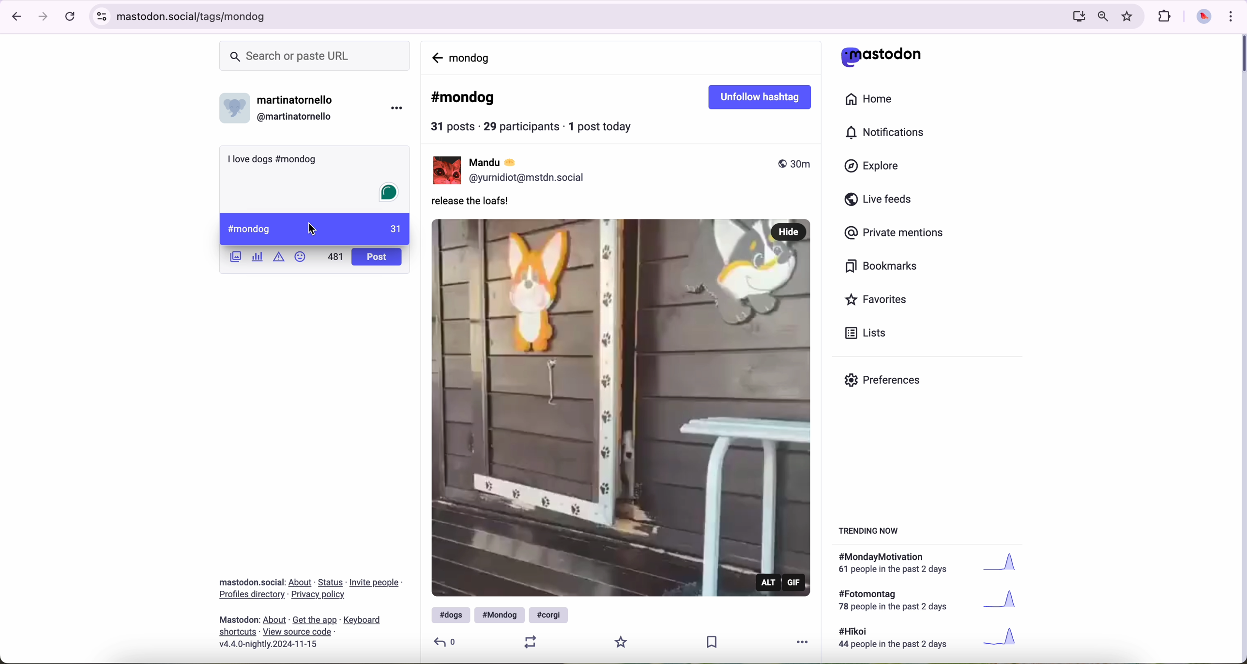  What do you see at coordinates (298, 117) in the screenshot?
I see `user id` at bounding box center [298, 117].